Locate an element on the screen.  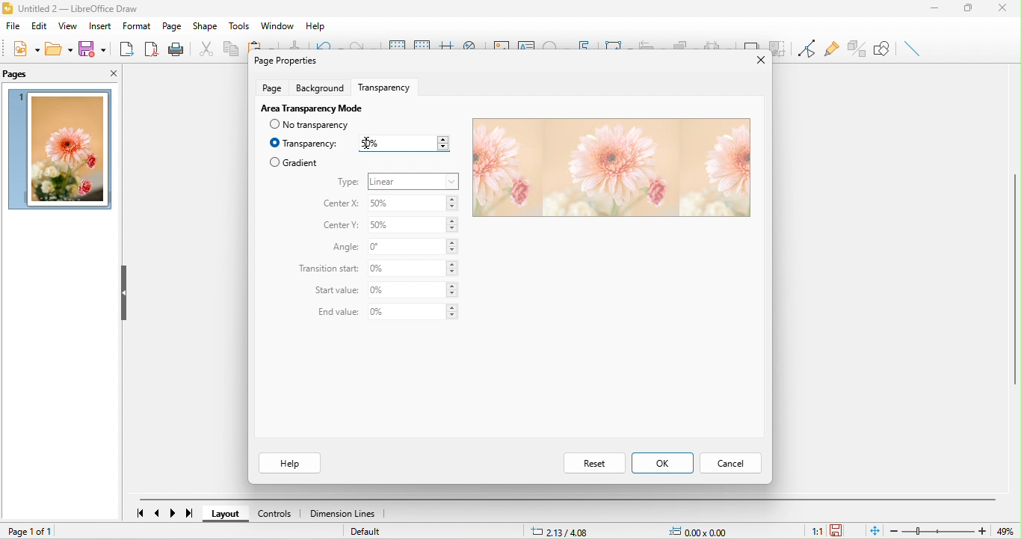
first page is located at coordinates (140, 512).